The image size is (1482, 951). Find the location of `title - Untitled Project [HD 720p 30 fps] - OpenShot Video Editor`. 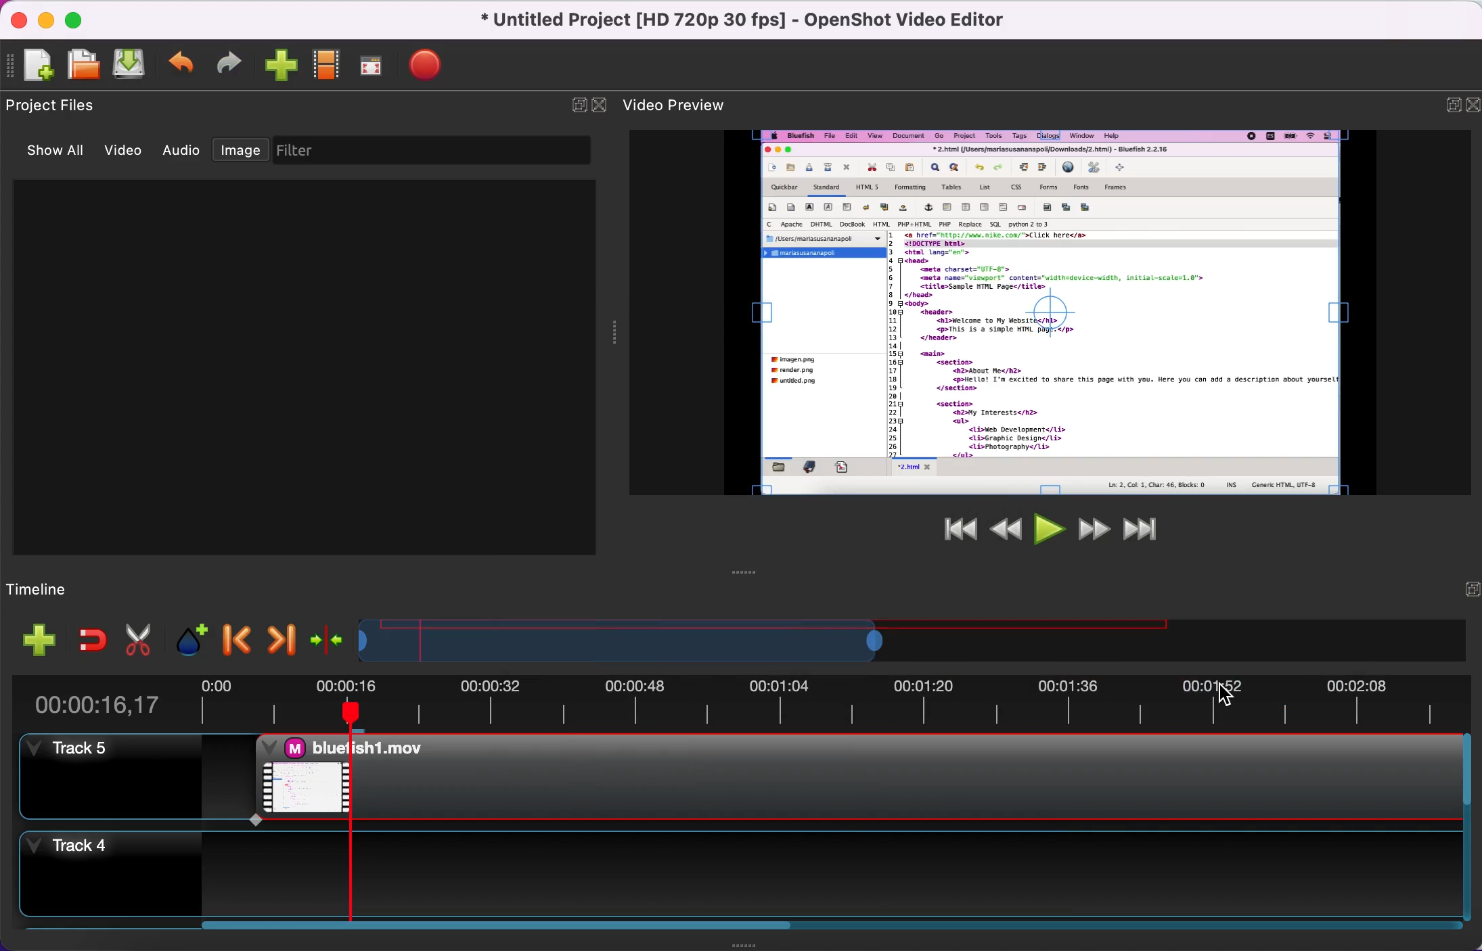

title - Untitled Project [HD 720p 30 fps] - OpenShot Video Editor is located at coordinates (744, 21).